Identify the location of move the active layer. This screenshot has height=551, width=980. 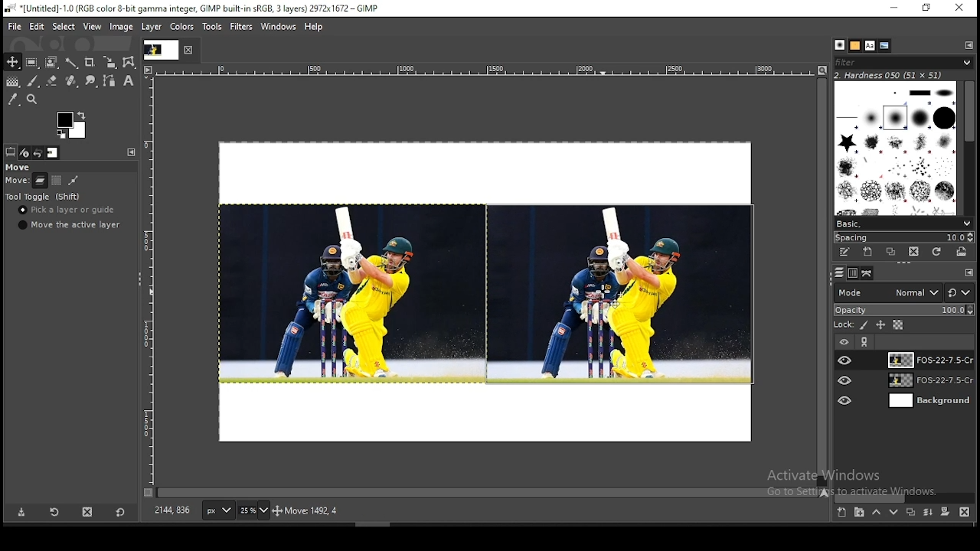
(67, 225).